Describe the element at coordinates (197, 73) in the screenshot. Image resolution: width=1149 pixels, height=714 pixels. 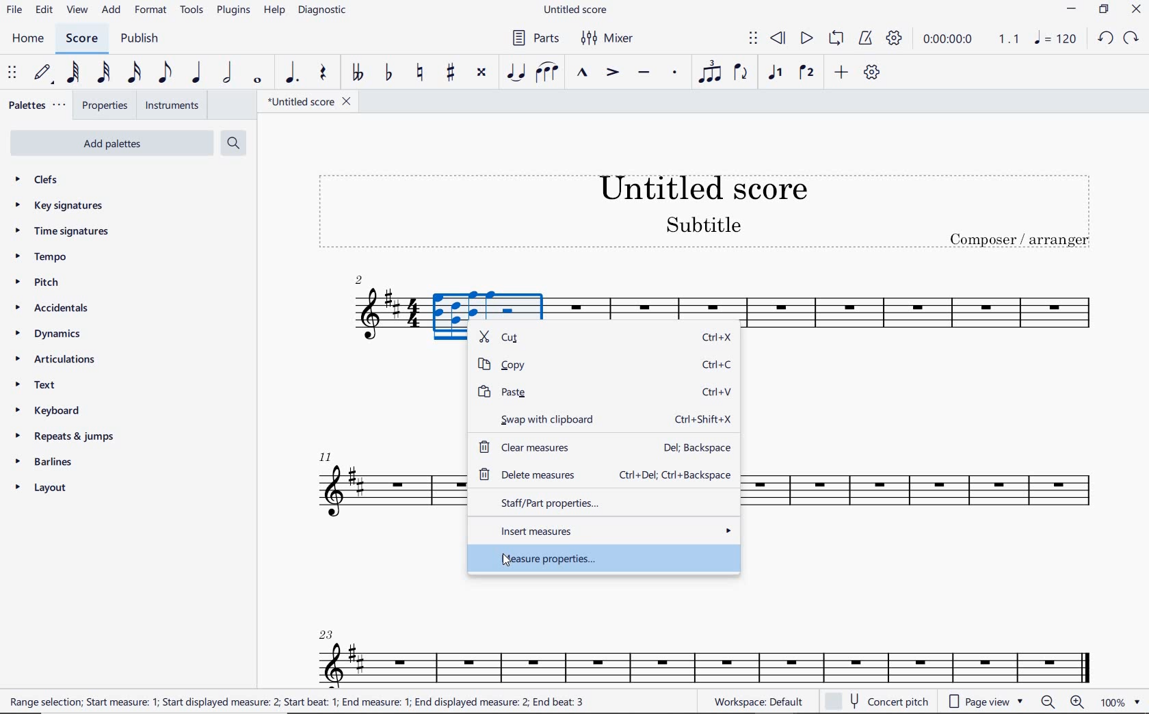
I see `QUARTER NOTE` at that location.